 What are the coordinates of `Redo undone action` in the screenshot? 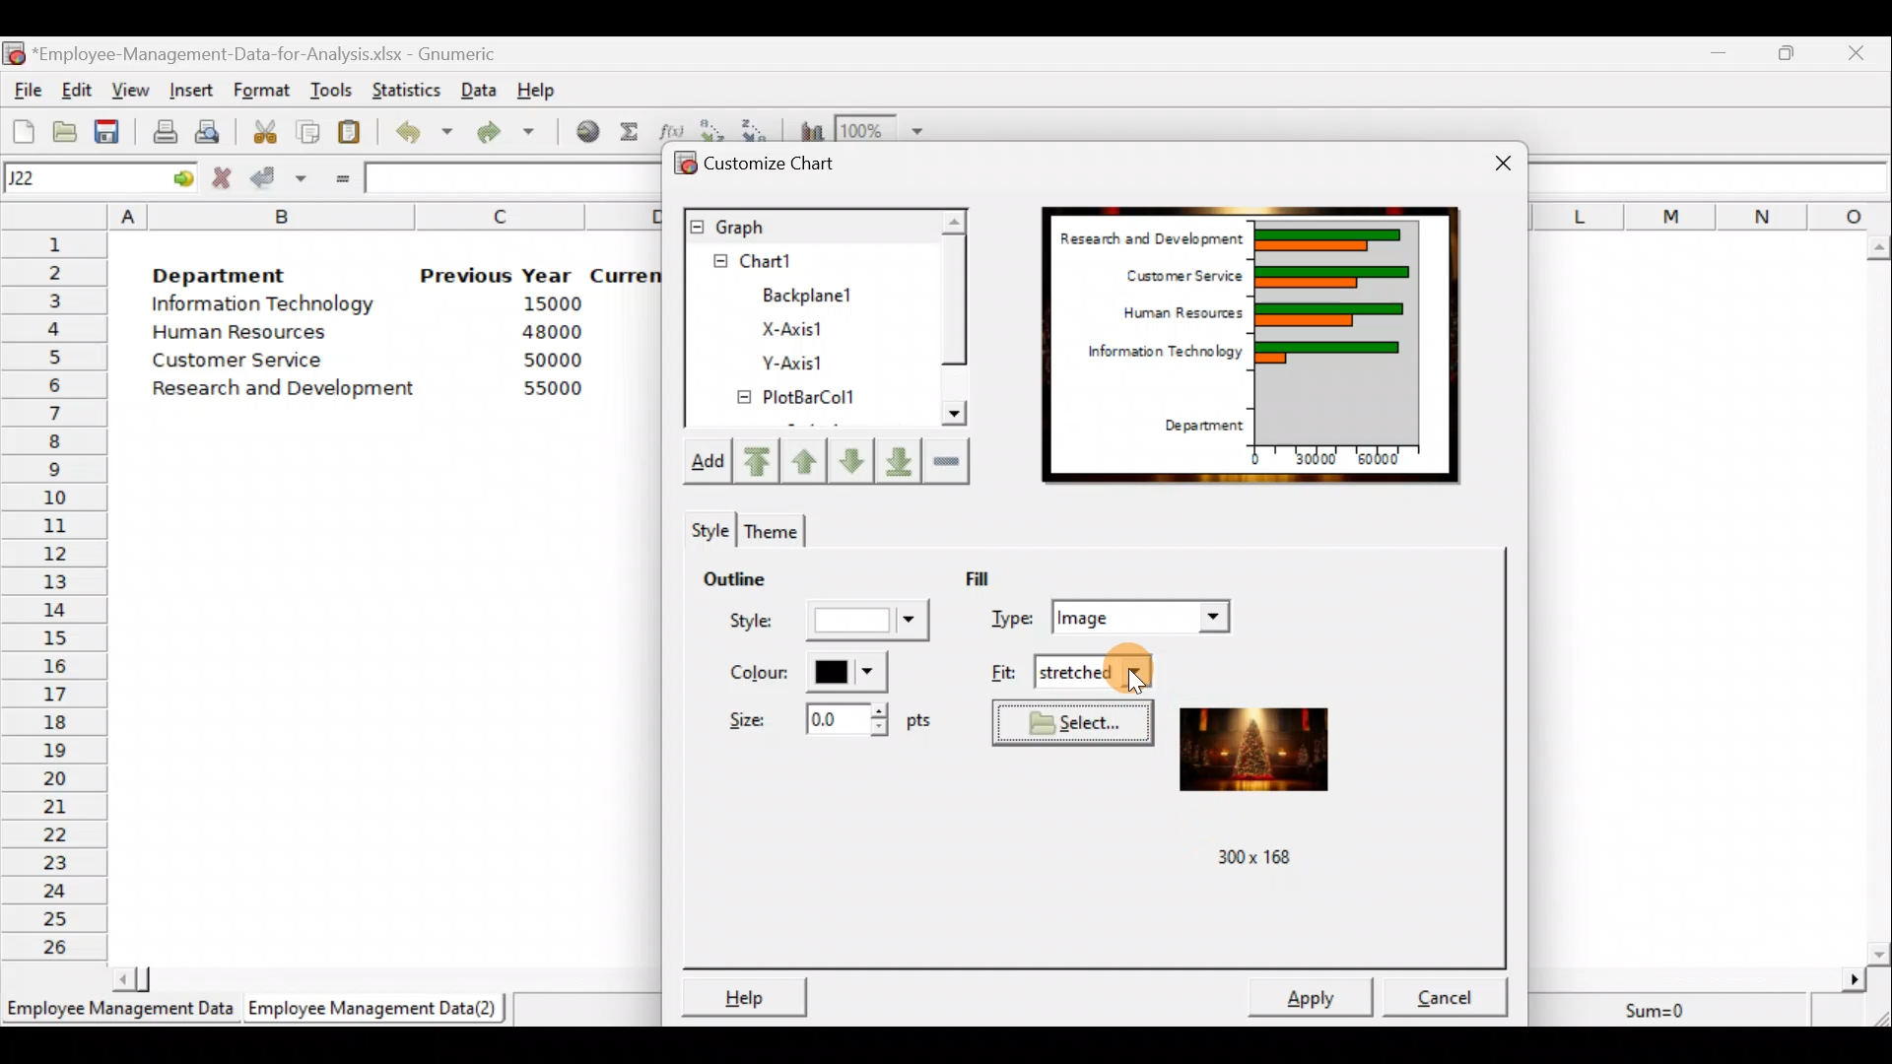 It's located at (516, 134).